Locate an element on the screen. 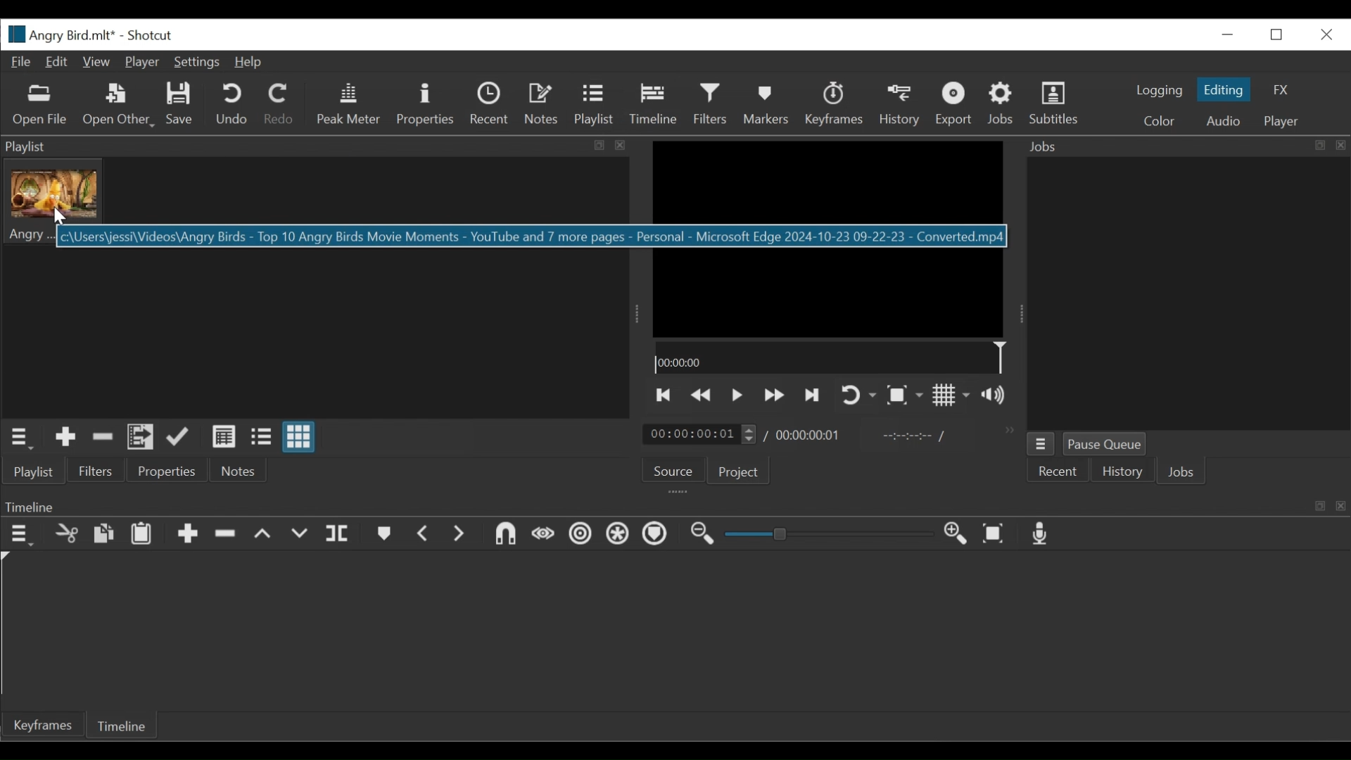 This screenshot has height=760, width=1351. Color is located at coordinates (1160, 120).